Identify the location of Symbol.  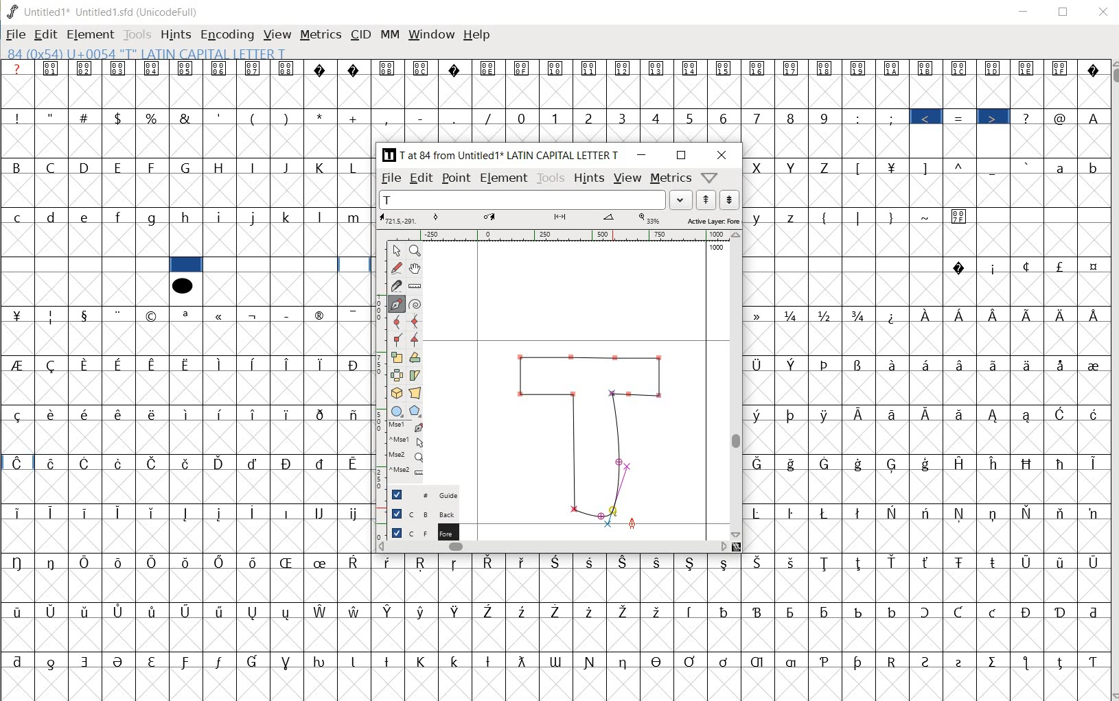
(354, 364).